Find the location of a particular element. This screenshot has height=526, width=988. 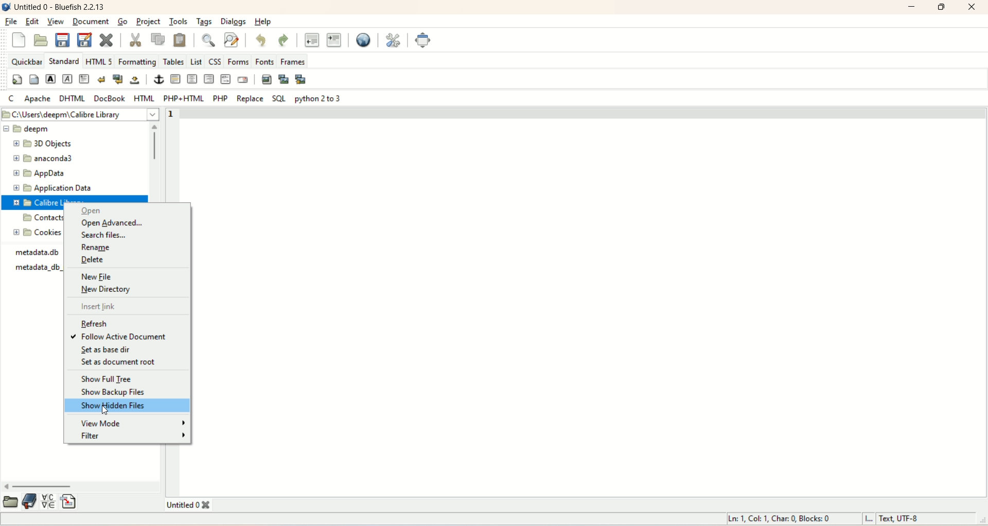

help is located at coordinates (262, 23).